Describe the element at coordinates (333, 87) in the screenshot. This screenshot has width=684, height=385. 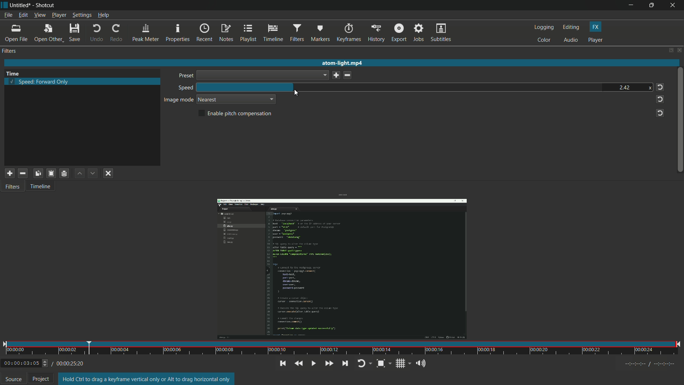
I see `speed bar` at that location.